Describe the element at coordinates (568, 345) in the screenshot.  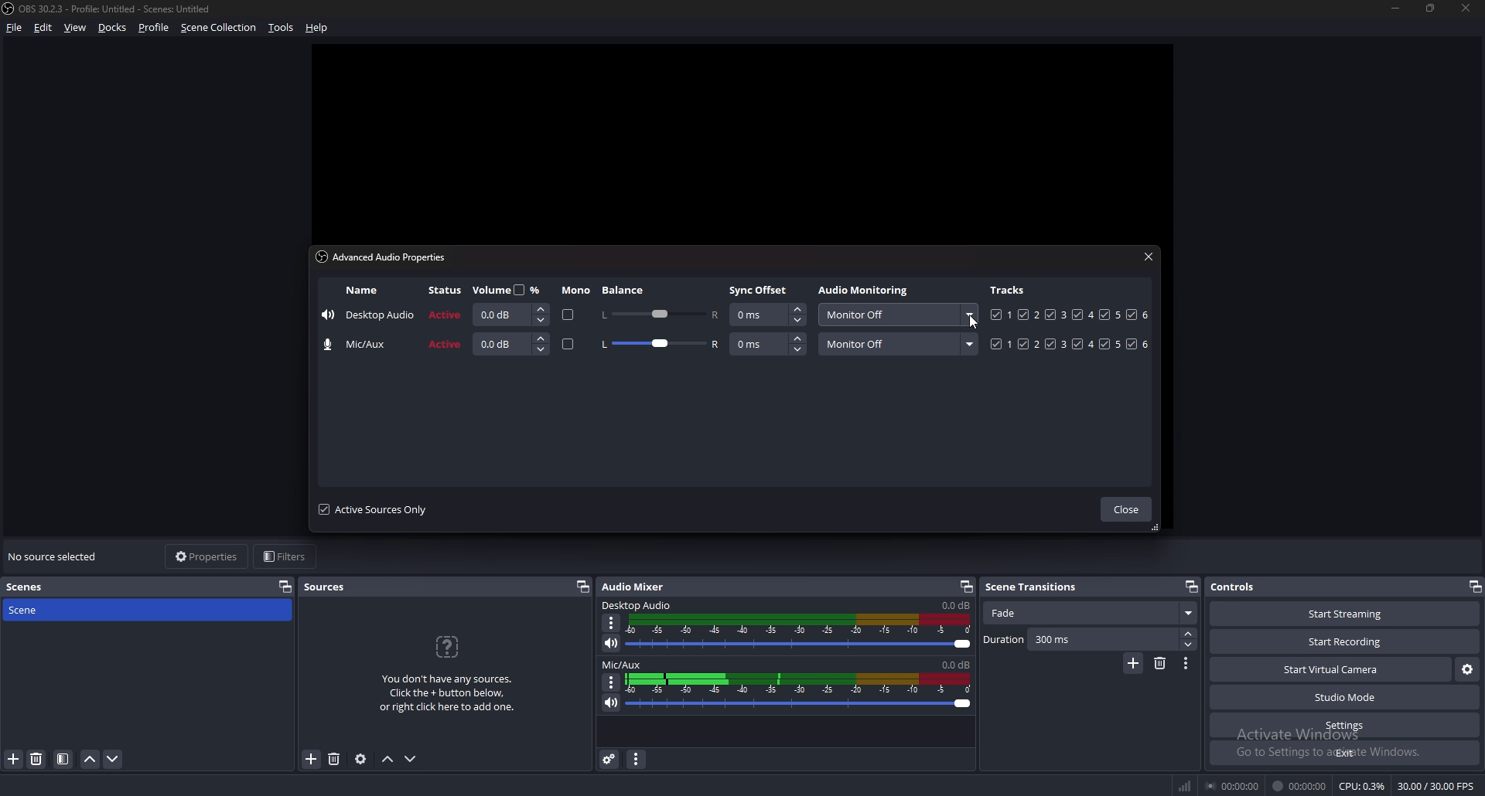
I see `mono` at that location.